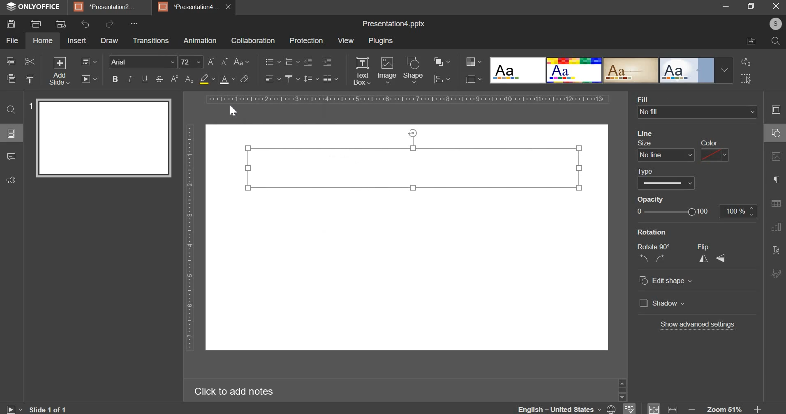 The height and width of the screenshot is (414, 786). What do you see at coordinates (109, 8) in the screenshot?
I see `Presentation2` at bounding box center [109, 8].